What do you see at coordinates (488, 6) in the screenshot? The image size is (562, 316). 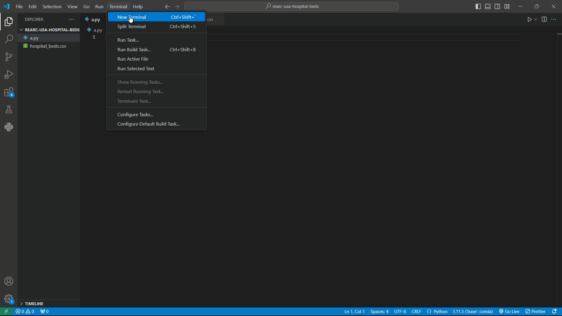 I see `toggle panel` at bounding box center [488, 6].